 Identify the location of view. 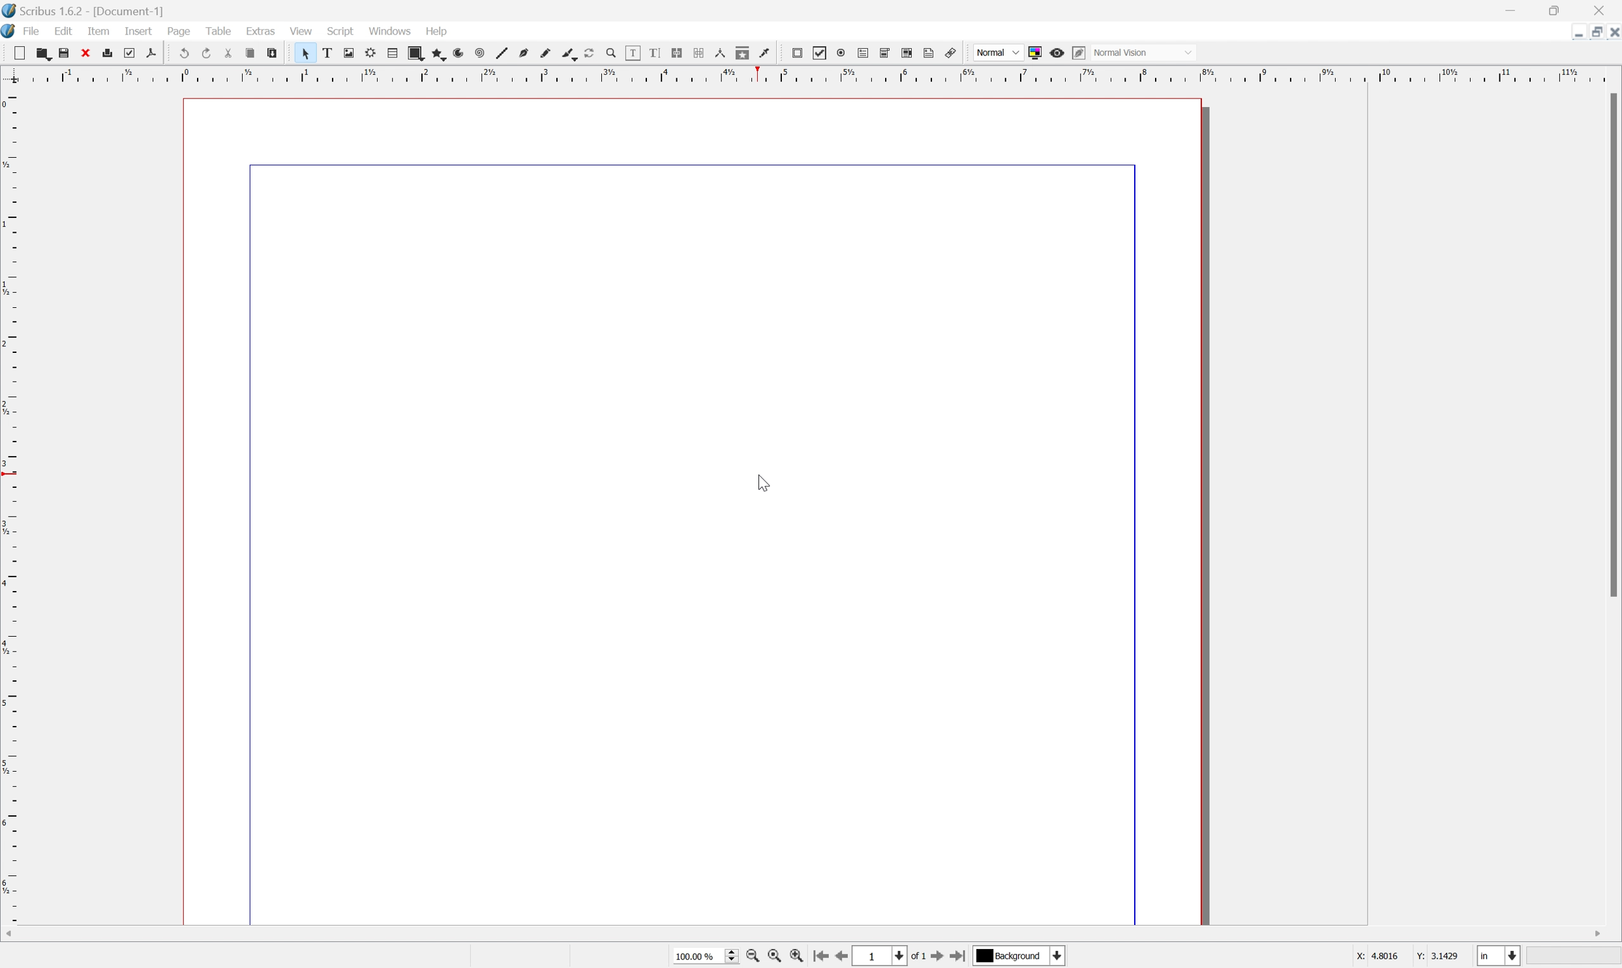
(304, 32).